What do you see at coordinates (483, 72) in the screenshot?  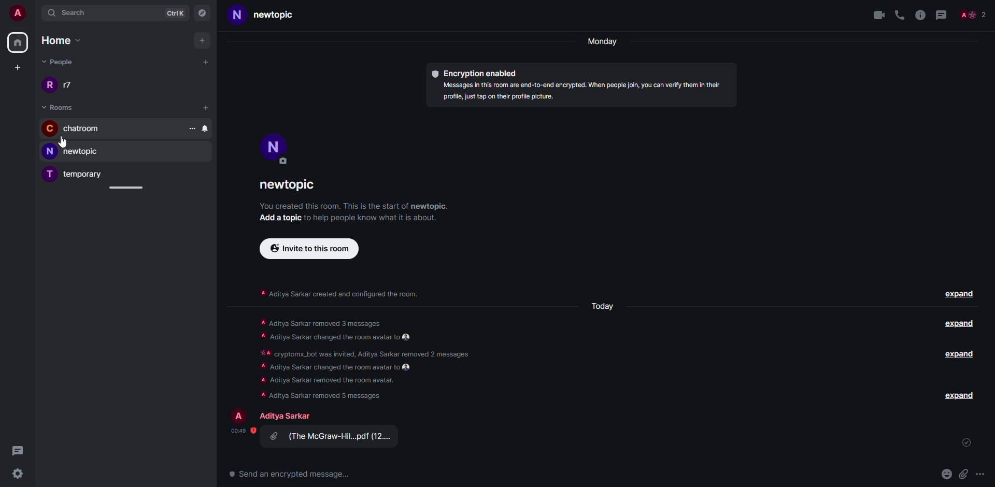 I see `encryption enabled` at bounding box center [483, 72].